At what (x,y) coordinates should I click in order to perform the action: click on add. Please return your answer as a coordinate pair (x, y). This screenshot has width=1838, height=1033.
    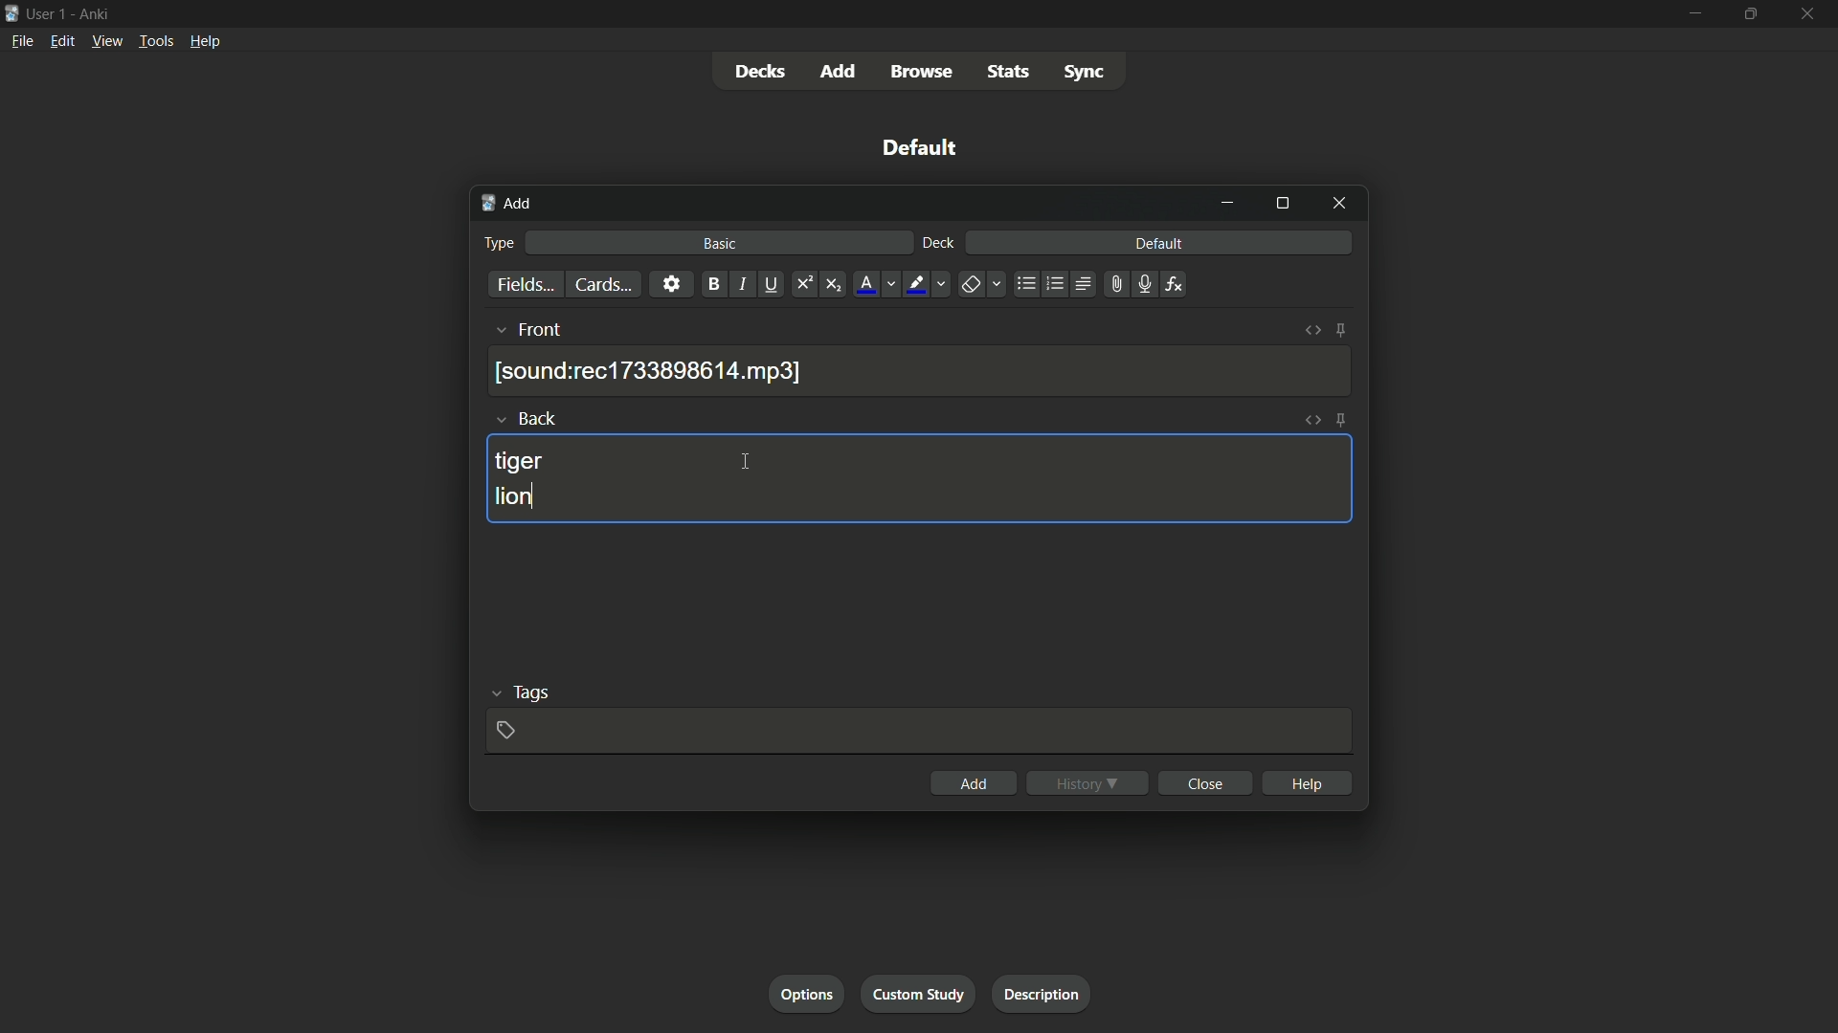
    Looking at the image, I should click on (972, 783).